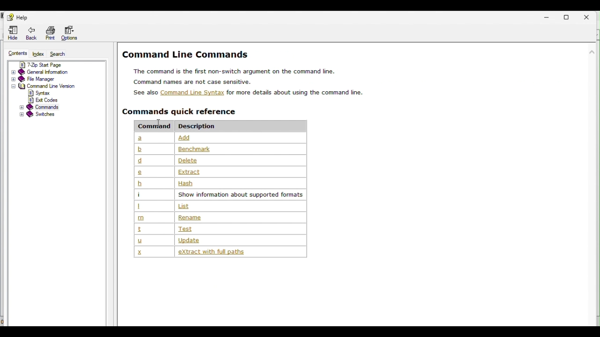 The image size is (600, 337). Describe the element at coordinates (194, 82) in the screenshot. I see `text` at that location.